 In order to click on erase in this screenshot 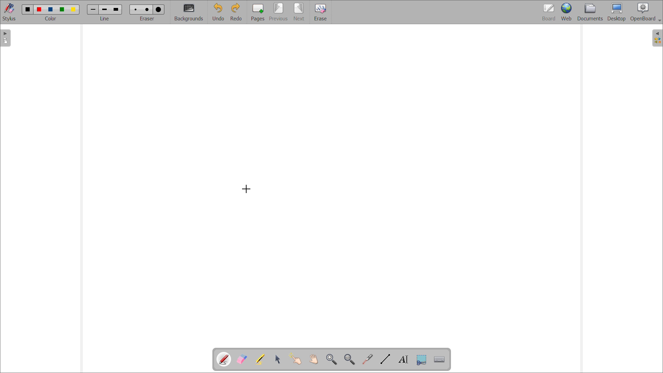, I will do `click(320, 12)`.